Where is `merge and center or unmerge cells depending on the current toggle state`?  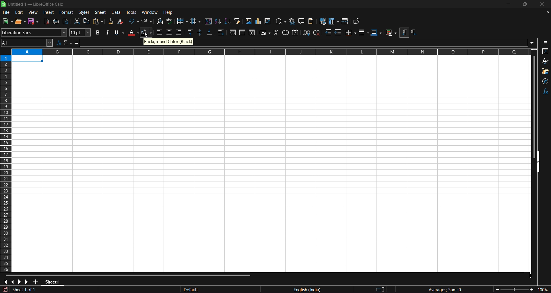
merge and center or unmerge cells depending on the current toggle state is located at coordinates (232, 32).